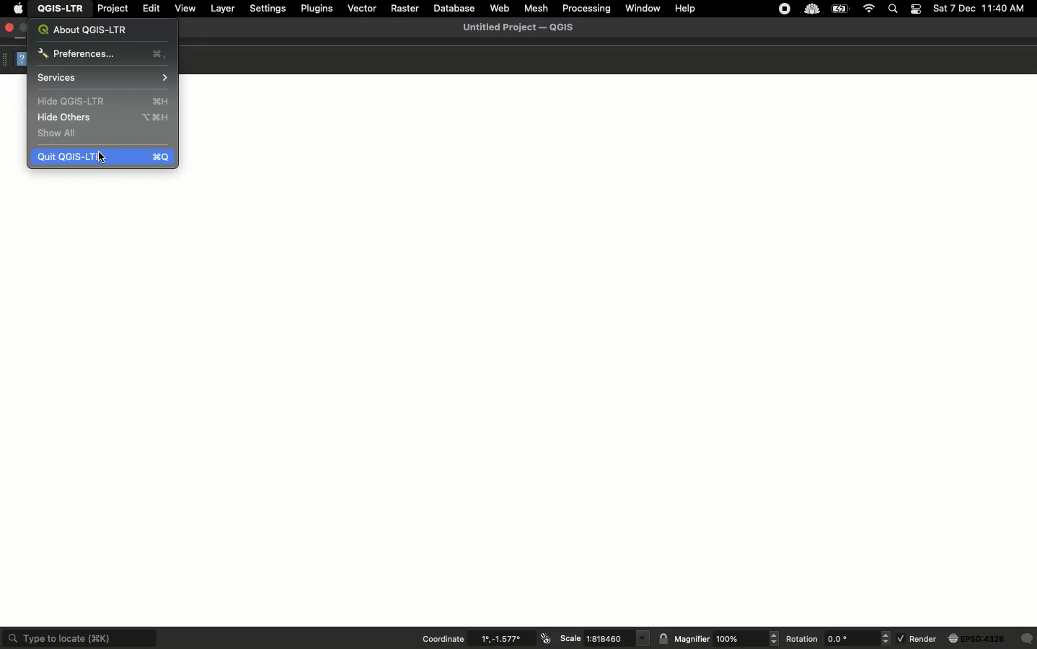 Image resolution: width=1037 pixels, height=649 pixels. Describe the element at coordinates (726, 638) in the screenshot. I see `Magnifier` at that location.